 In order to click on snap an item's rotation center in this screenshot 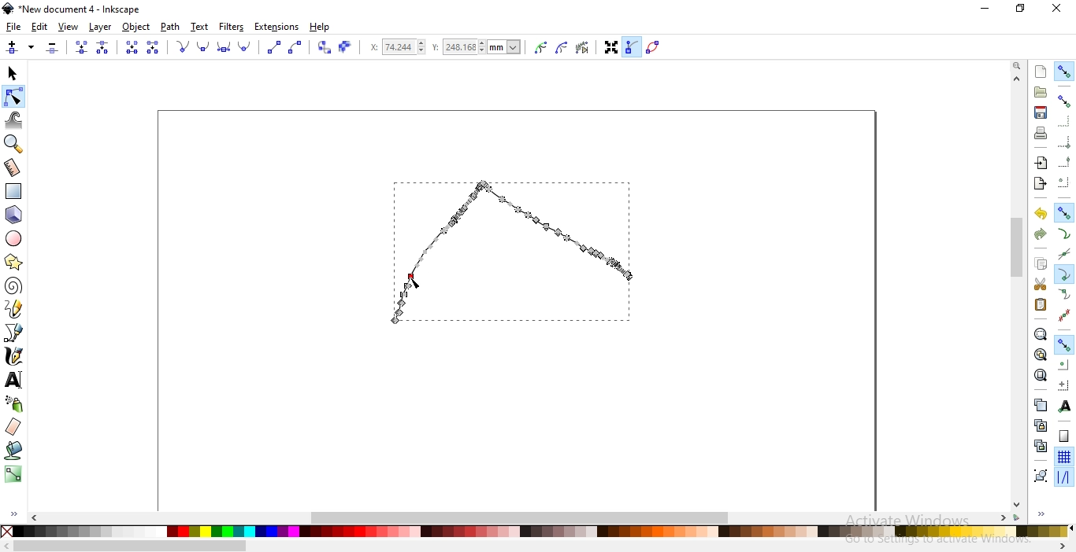, I will do `click(1063, 385)`.